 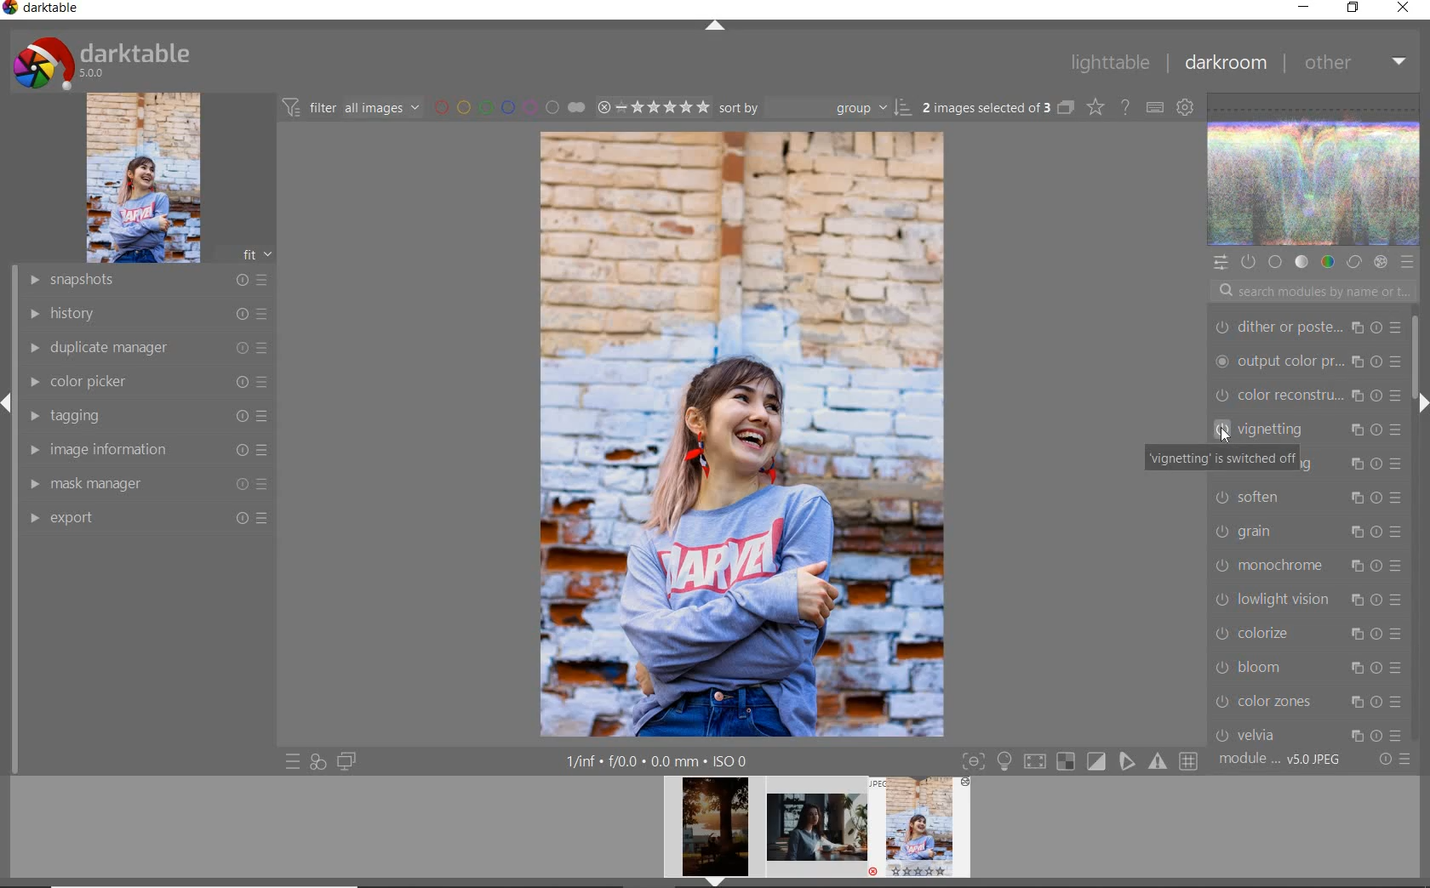 What do you see at coordinates (143, 178) in the screenshot?
I see `image` at bounding box center [143, 178].